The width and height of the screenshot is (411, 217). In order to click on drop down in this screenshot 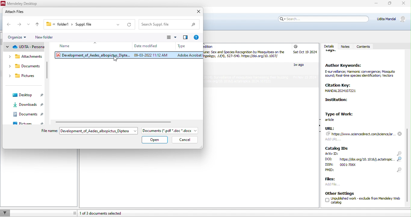, I will do `click(135, 131)`.